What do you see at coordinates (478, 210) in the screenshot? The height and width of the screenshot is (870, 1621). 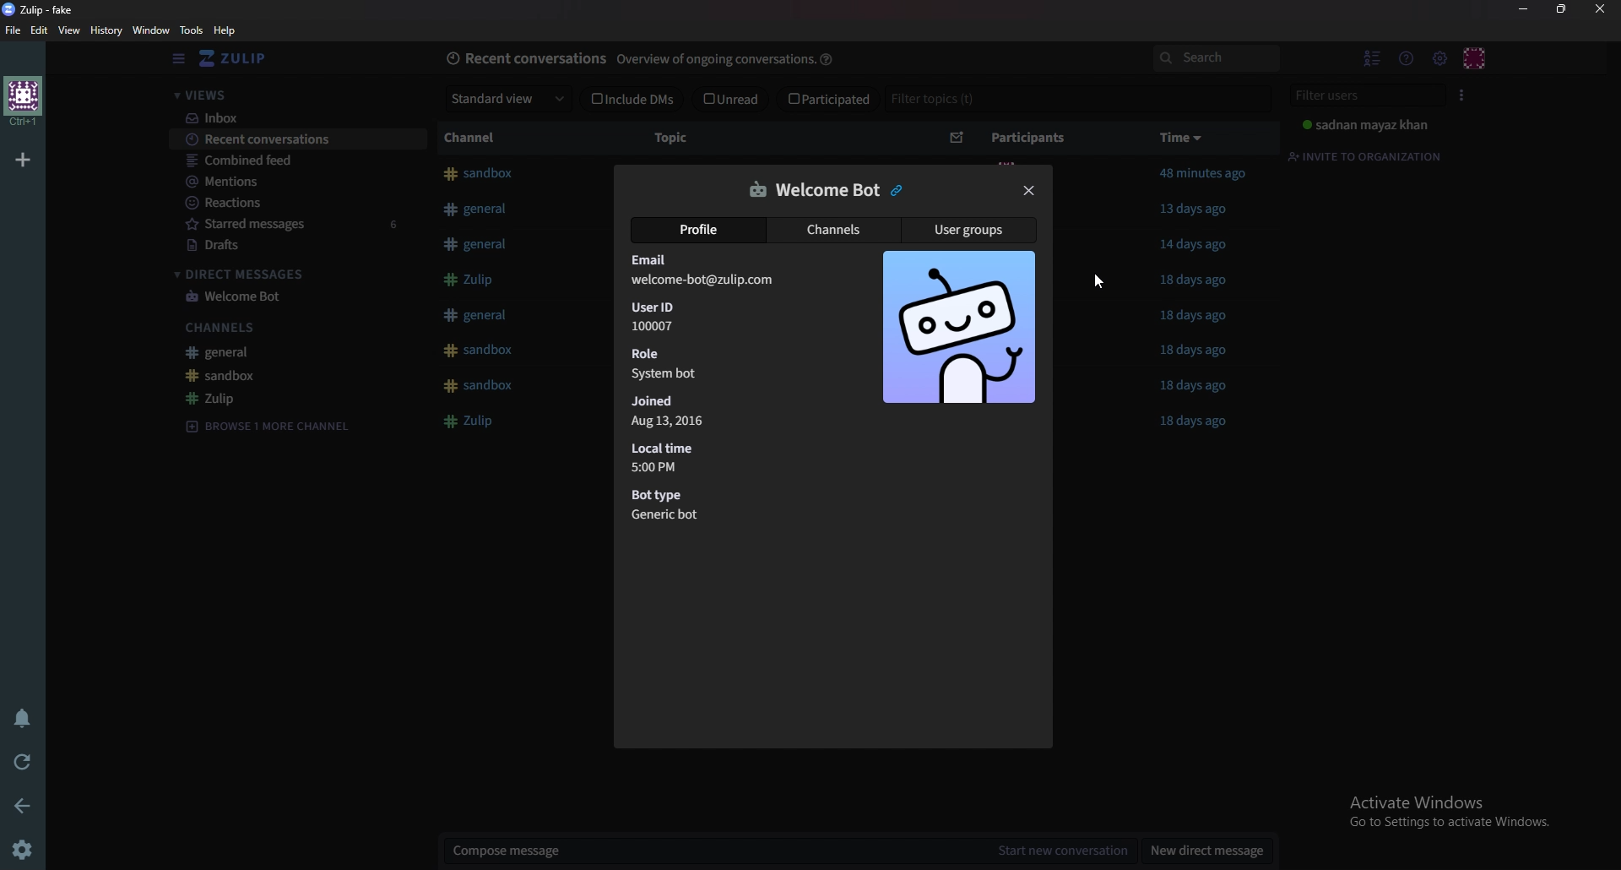 I see `#general` at bounding box center [478, 210].